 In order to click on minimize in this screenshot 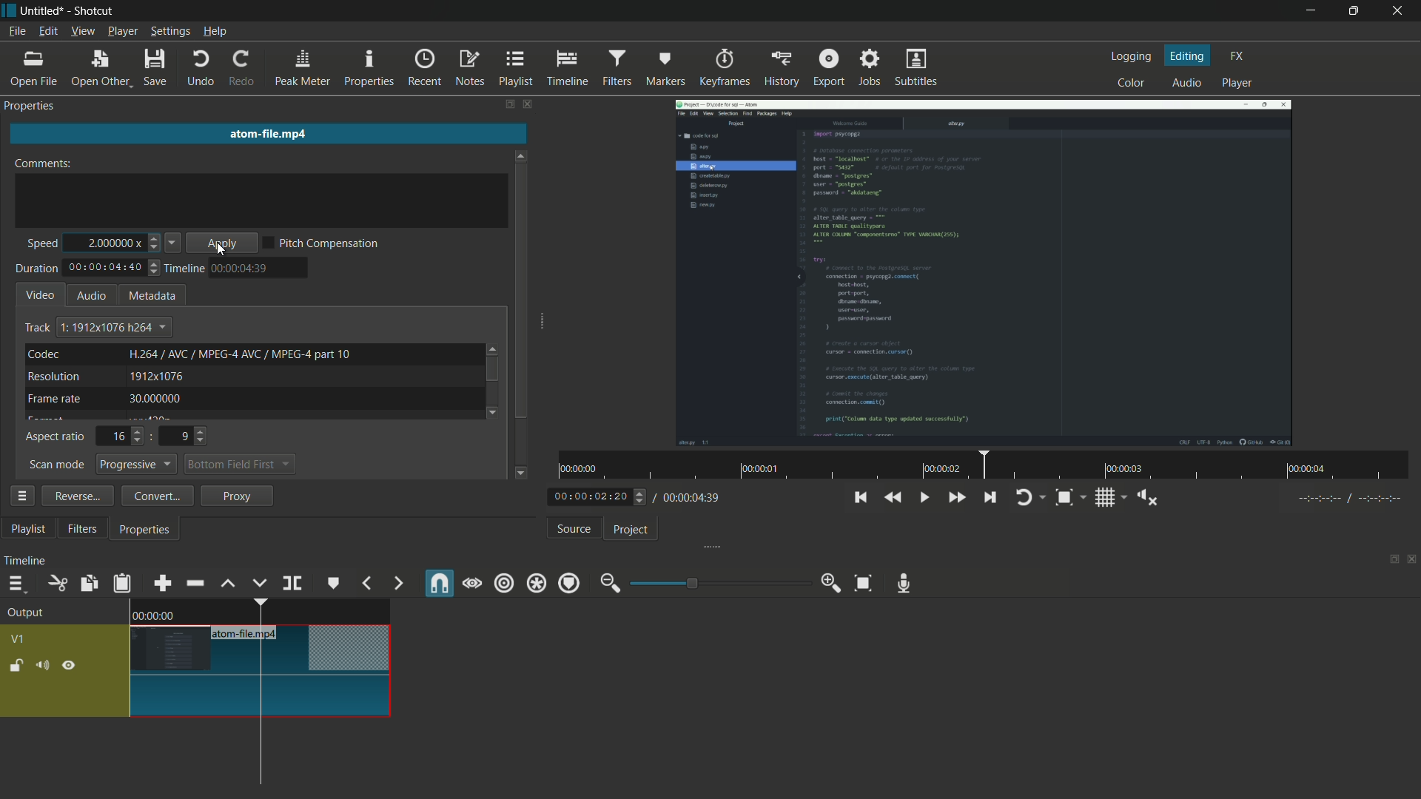, I will do `click(1313, 11)`.